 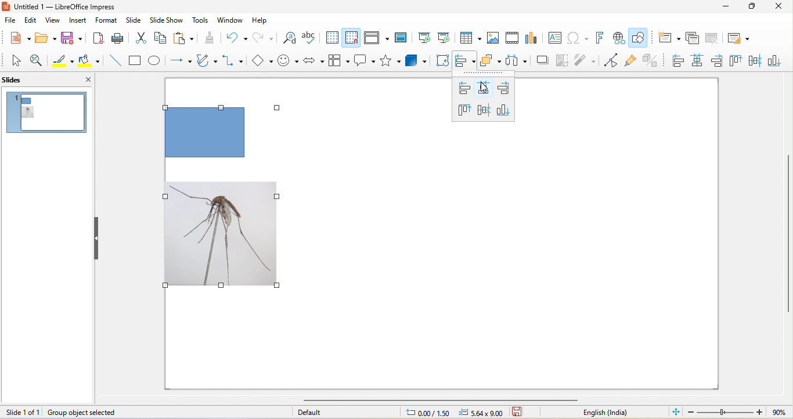 I want to click on tools, so click(x=201, y=21).